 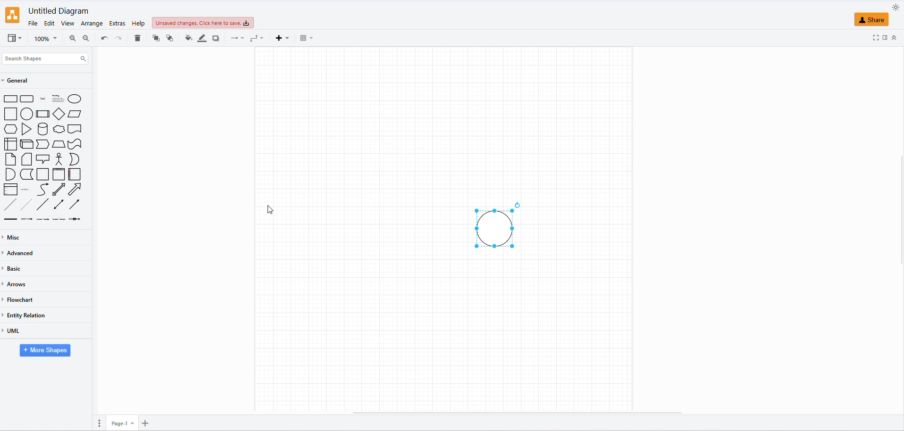 What do you see at coordinates (45, 39) in the screenshot?
I see `ZOOM` at bounding box center [45, 39].